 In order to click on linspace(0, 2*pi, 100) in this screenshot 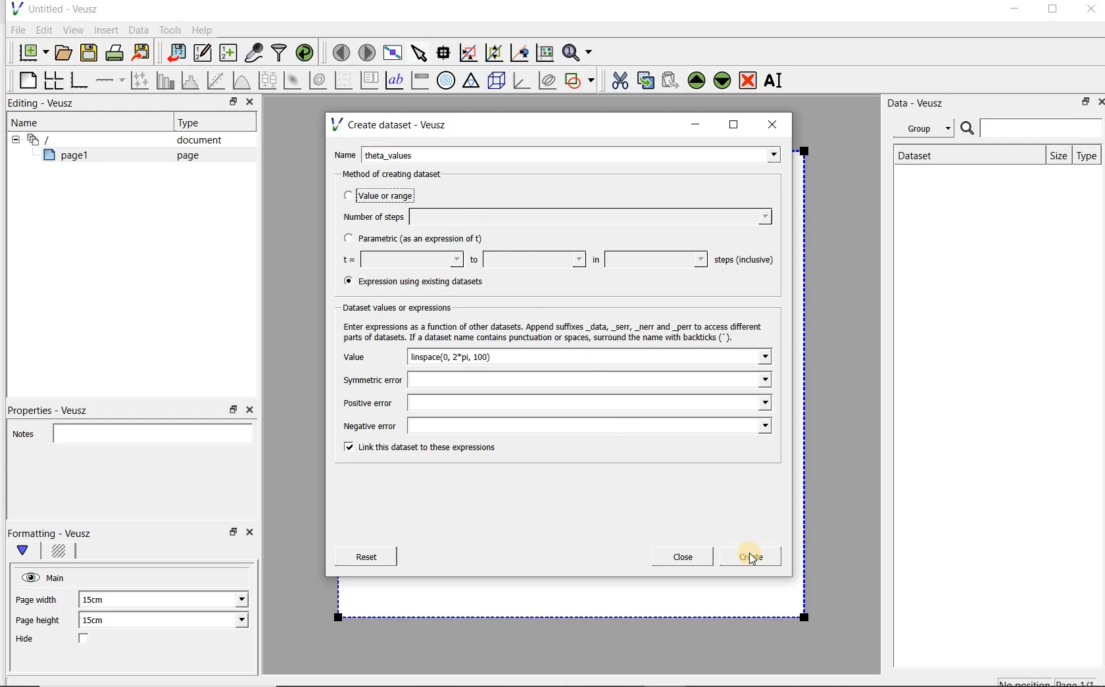, I will do `click(592, 357)`.